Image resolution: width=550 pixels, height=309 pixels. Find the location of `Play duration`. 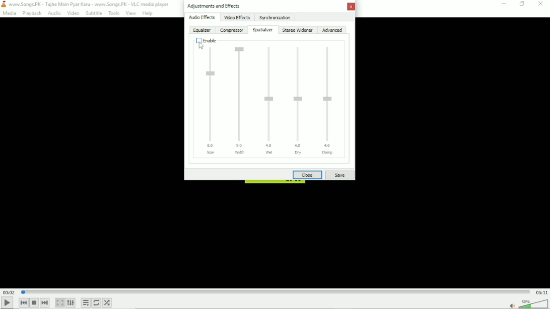

Play duration is located at coordinates (276, 292).